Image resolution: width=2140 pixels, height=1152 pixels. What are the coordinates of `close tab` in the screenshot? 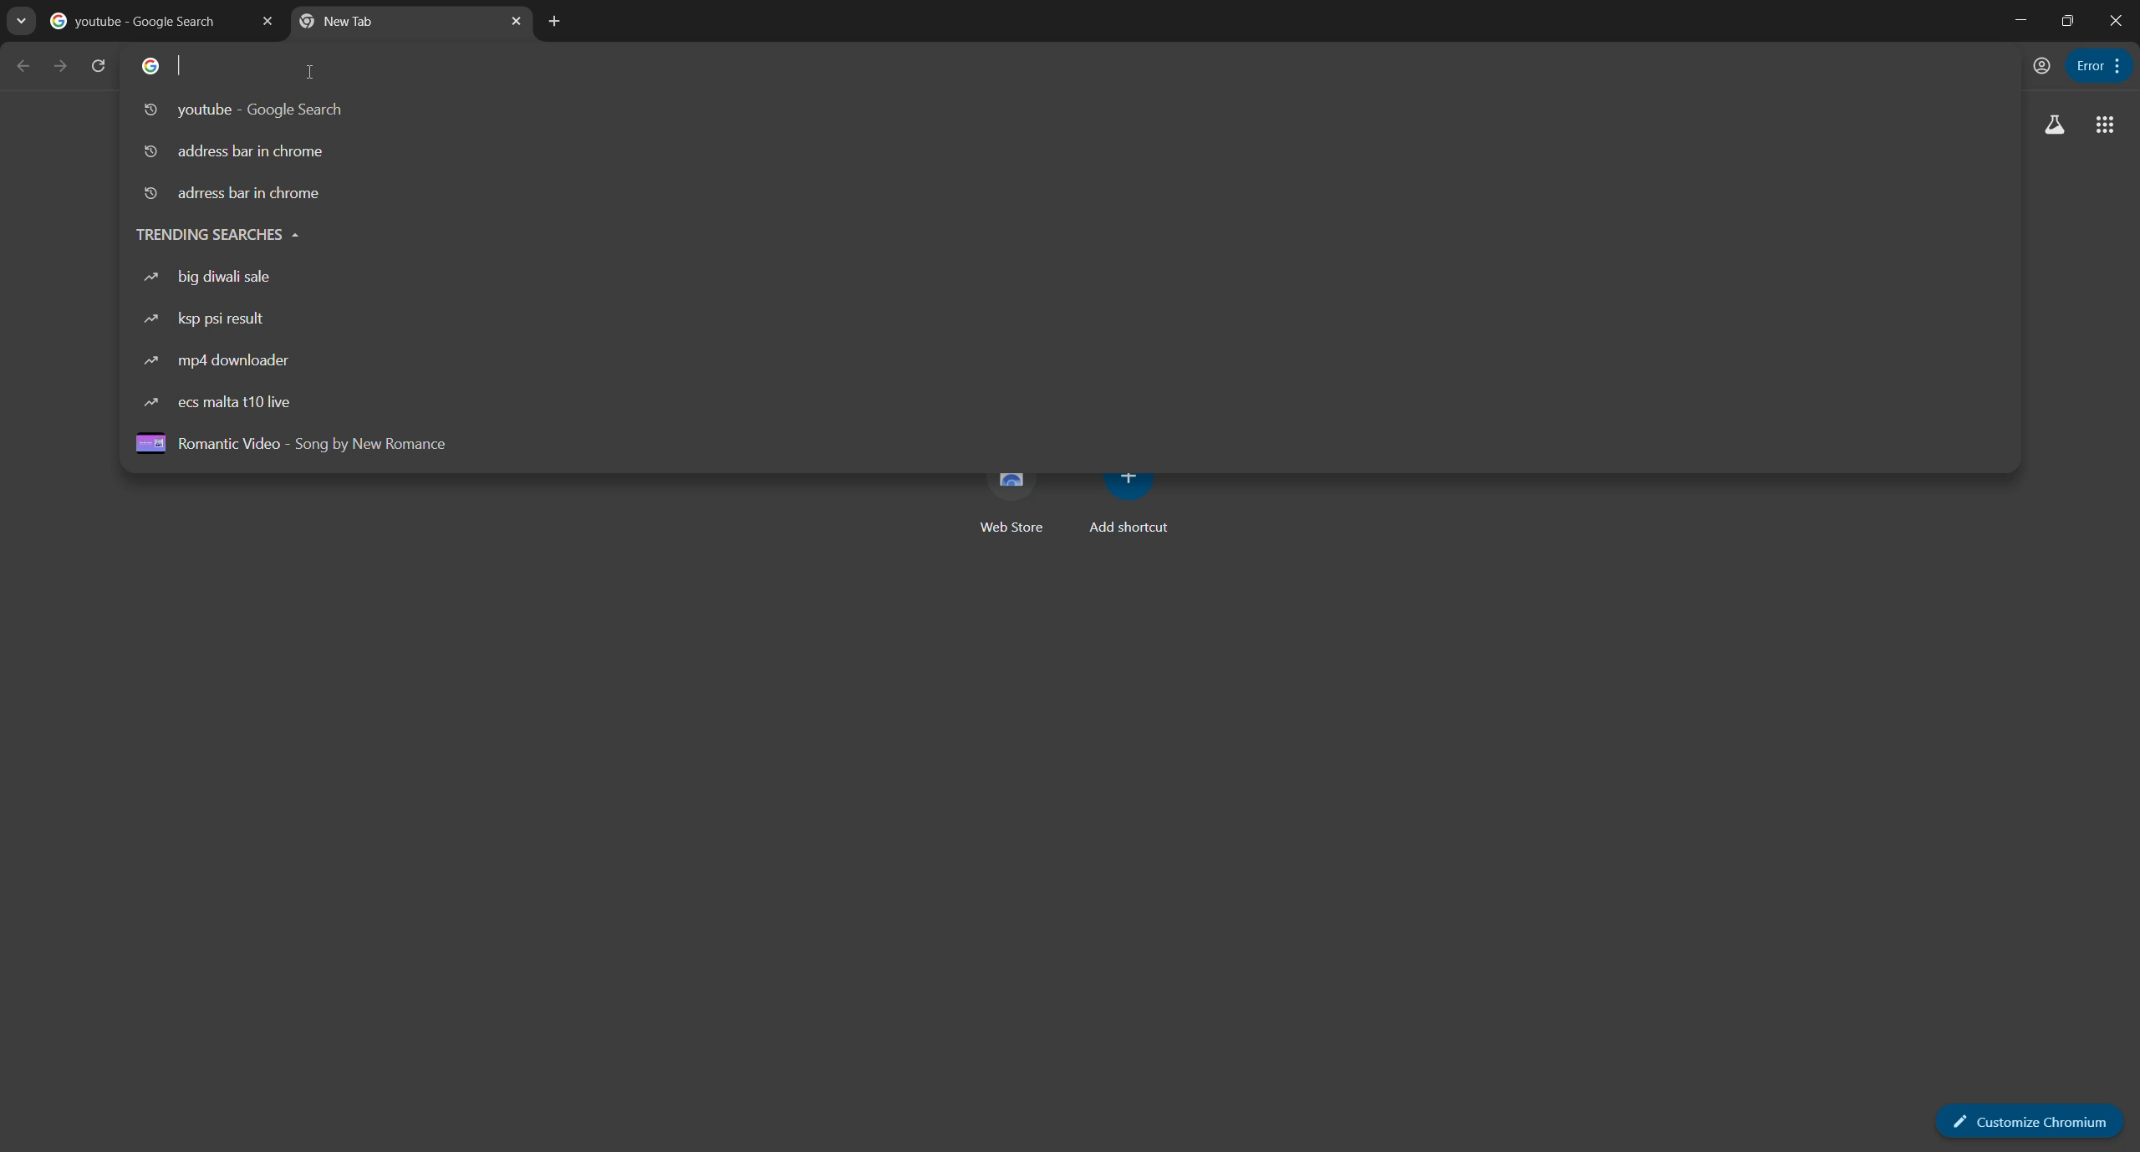 It's located at (520, 23).